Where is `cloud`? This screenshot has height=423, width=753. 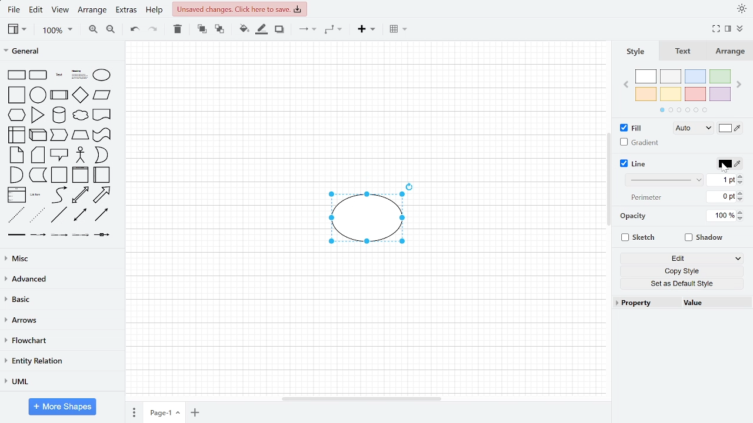
cloud is located at coordinates (81, 116).